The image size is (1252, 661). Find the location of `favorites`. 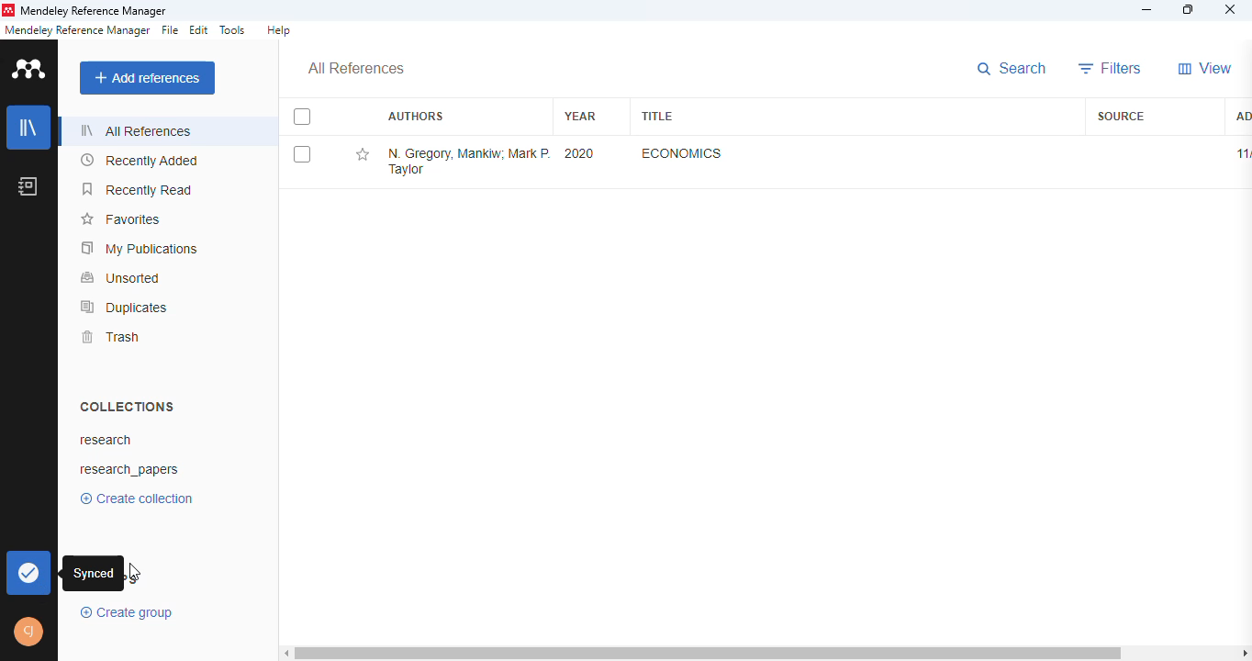

favorites is located at coordinates (121, 218).